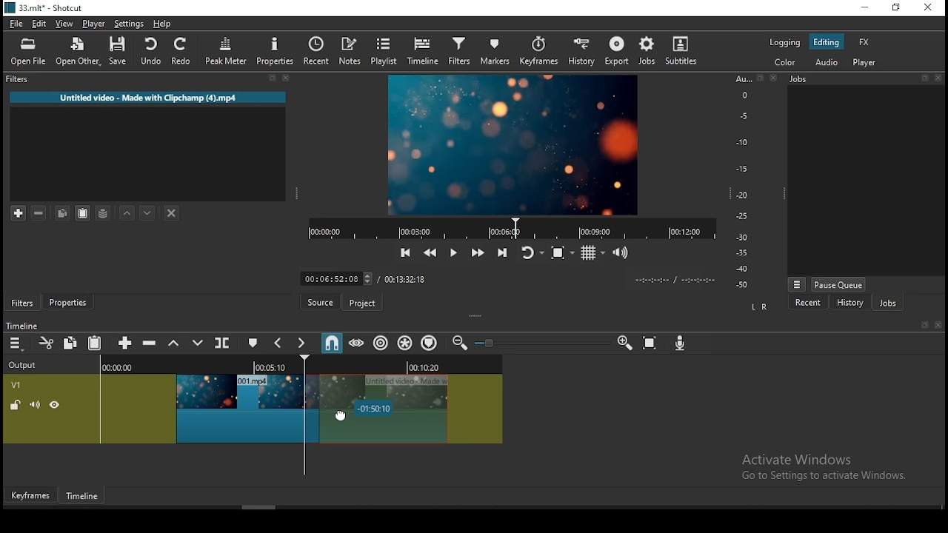  Describe the element at coordinates (432, 253) in the screenshot. I see `play quickly backward` at that location.